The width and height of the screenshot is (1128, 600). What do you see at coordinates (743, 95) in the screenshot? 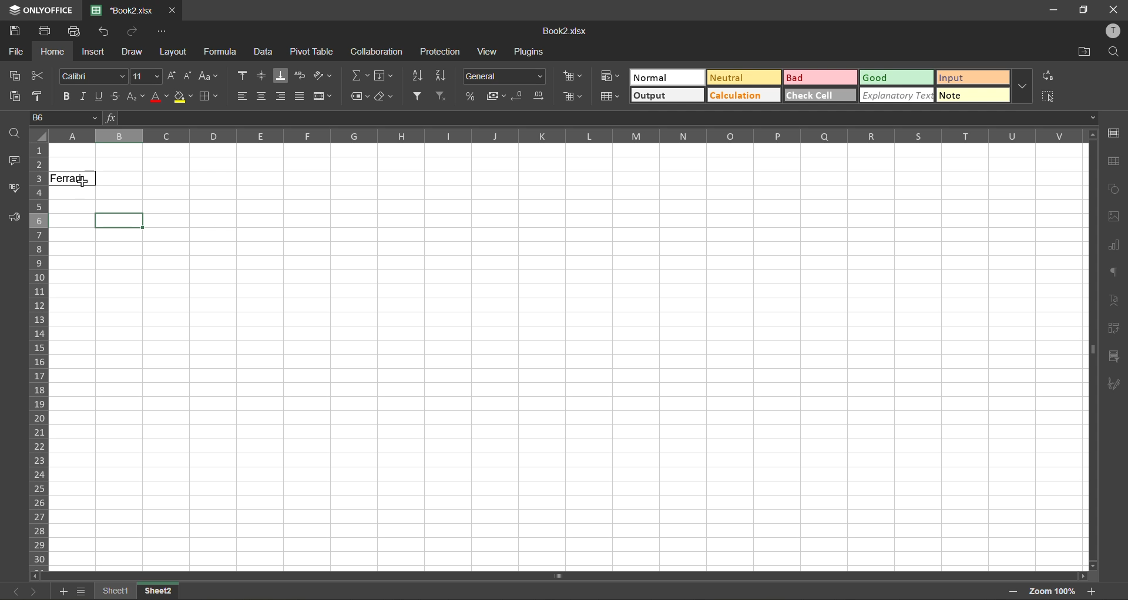
I see `calculation` at bounding box center [743, 95].